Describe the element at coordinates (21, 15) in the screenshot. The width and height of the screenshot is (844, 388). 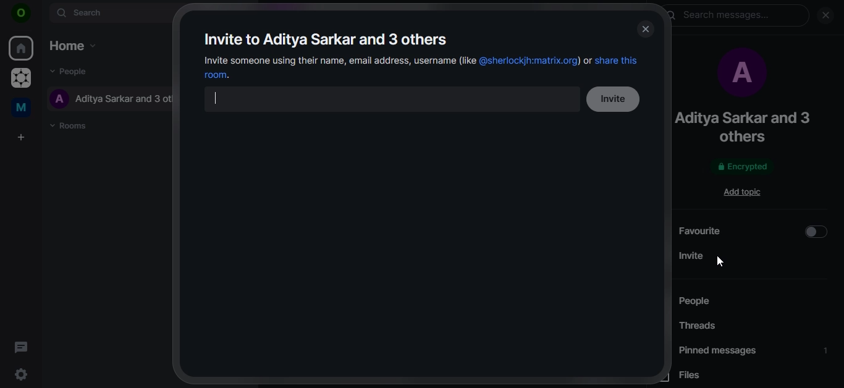
I see `icon` at that location.